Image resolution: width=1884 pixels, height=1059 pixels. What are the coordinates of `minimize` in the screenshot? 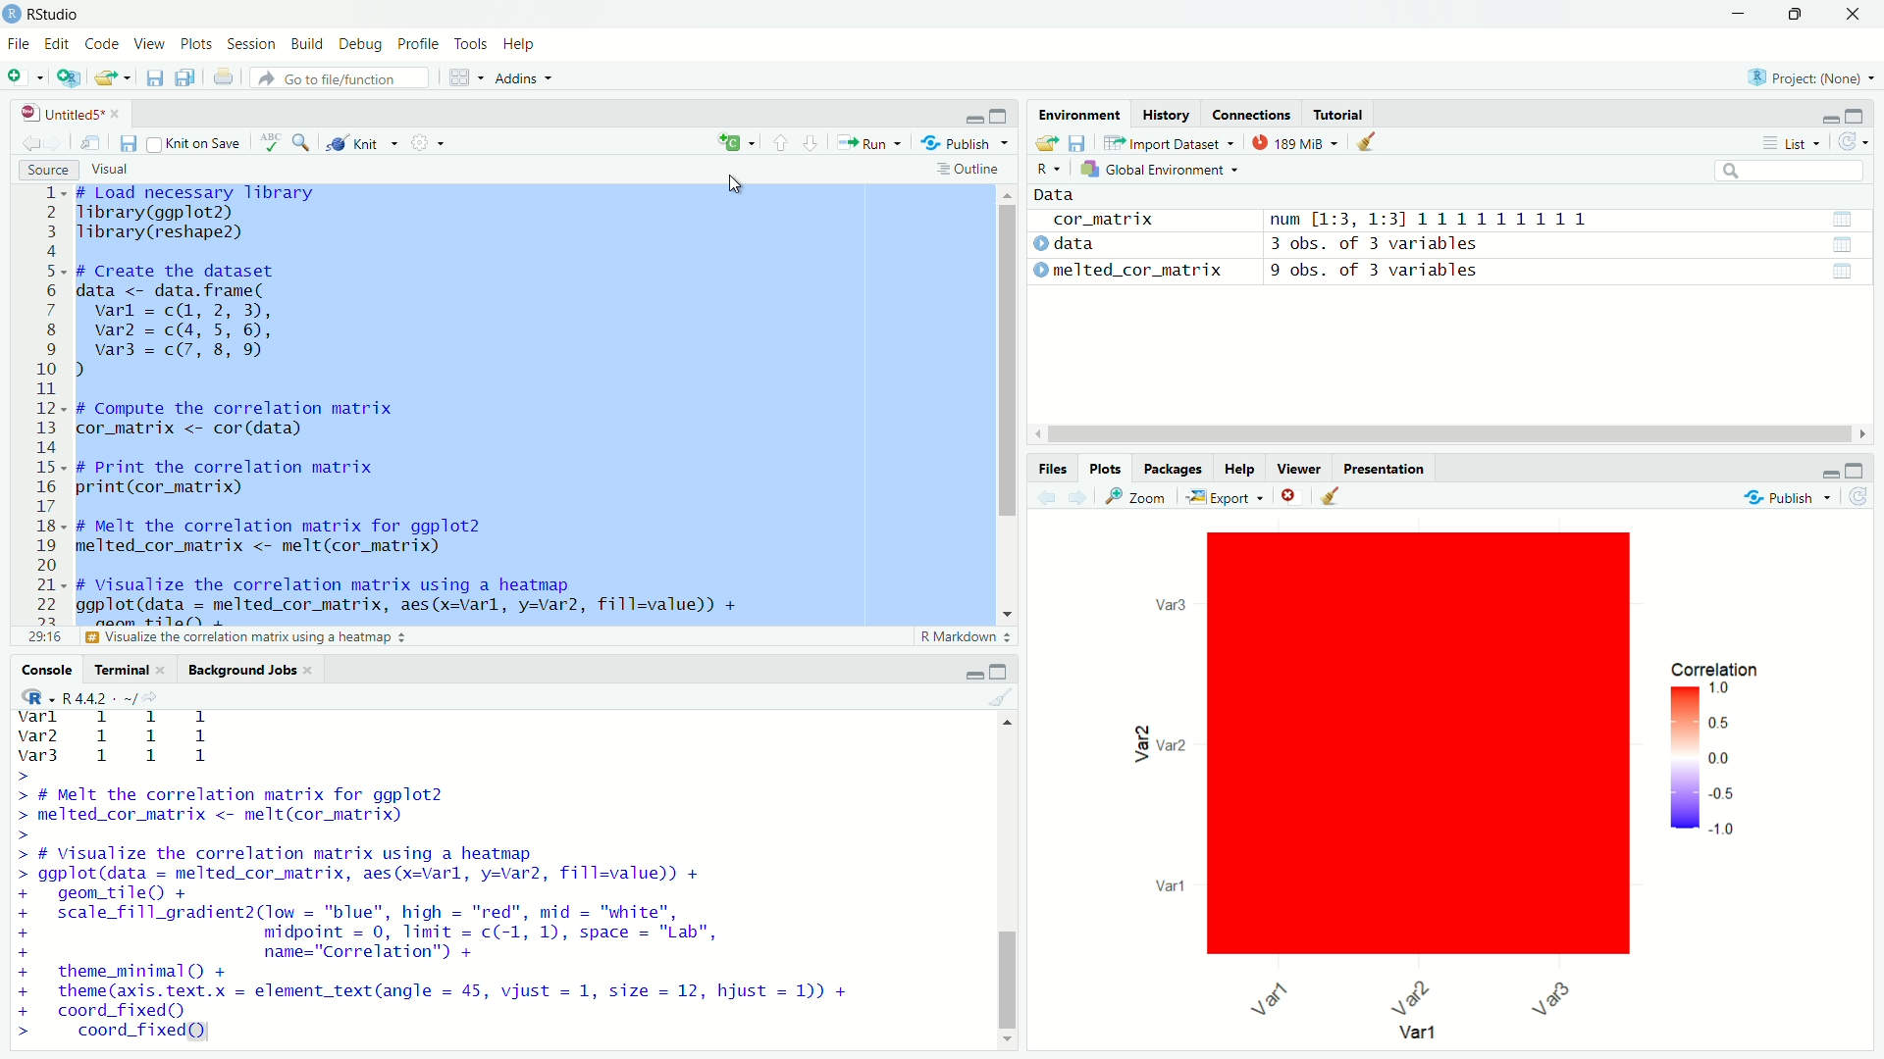 It's located at (975, 113).